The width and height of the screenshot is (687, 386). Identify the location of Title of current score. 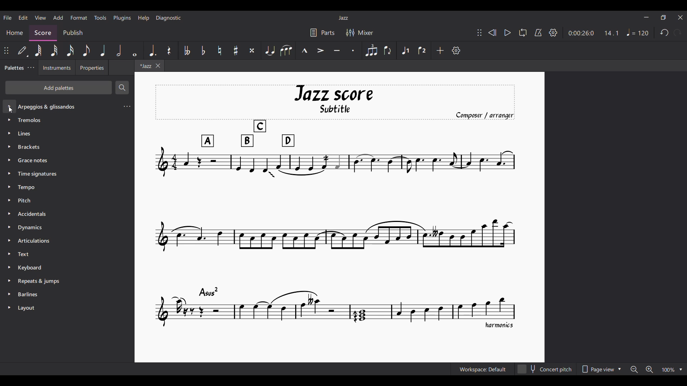
(343, 18).